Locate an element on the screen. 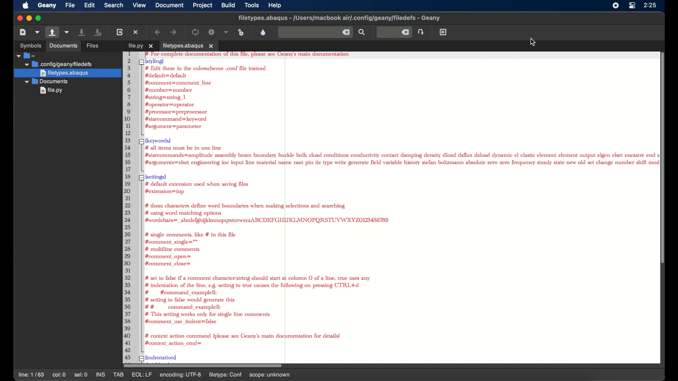  jump the entered line number is located at coordinates (422, 32).